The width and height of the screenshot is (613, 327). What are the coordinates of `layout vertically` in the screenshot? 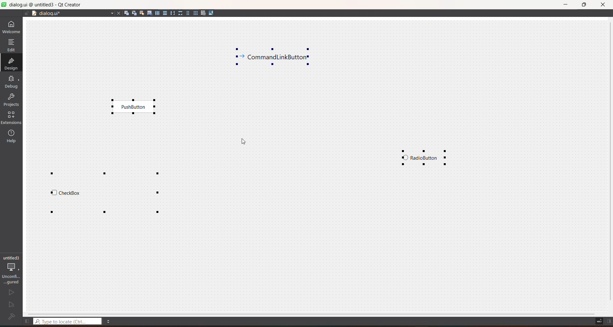 It's located at (164, 13).